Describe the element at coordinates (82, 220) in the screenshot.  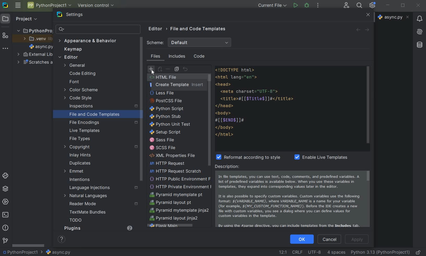
I see `TODO` at that location.